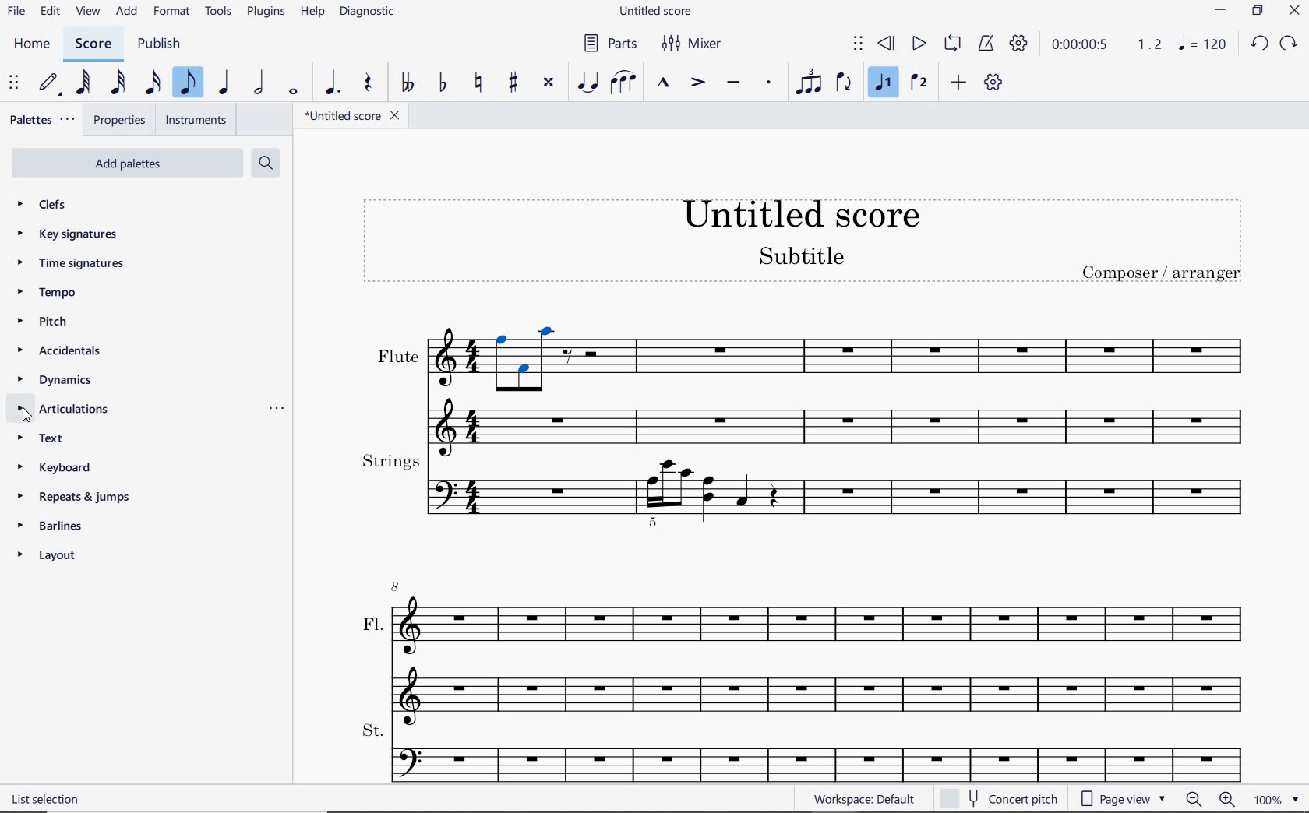 This screenshot has width=1309, height=813. I want to click on MIXER, so click(690, 44).